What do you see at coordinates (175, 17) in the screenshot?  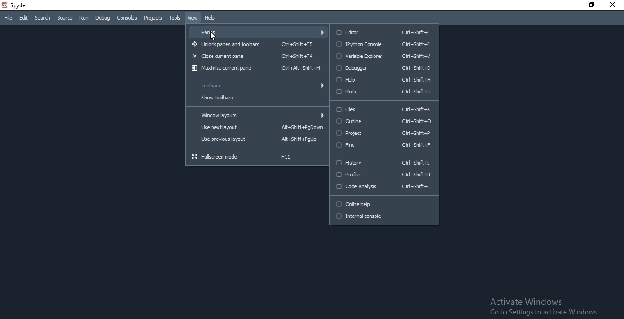 I see `Tools` at bounding box center [175, 17].